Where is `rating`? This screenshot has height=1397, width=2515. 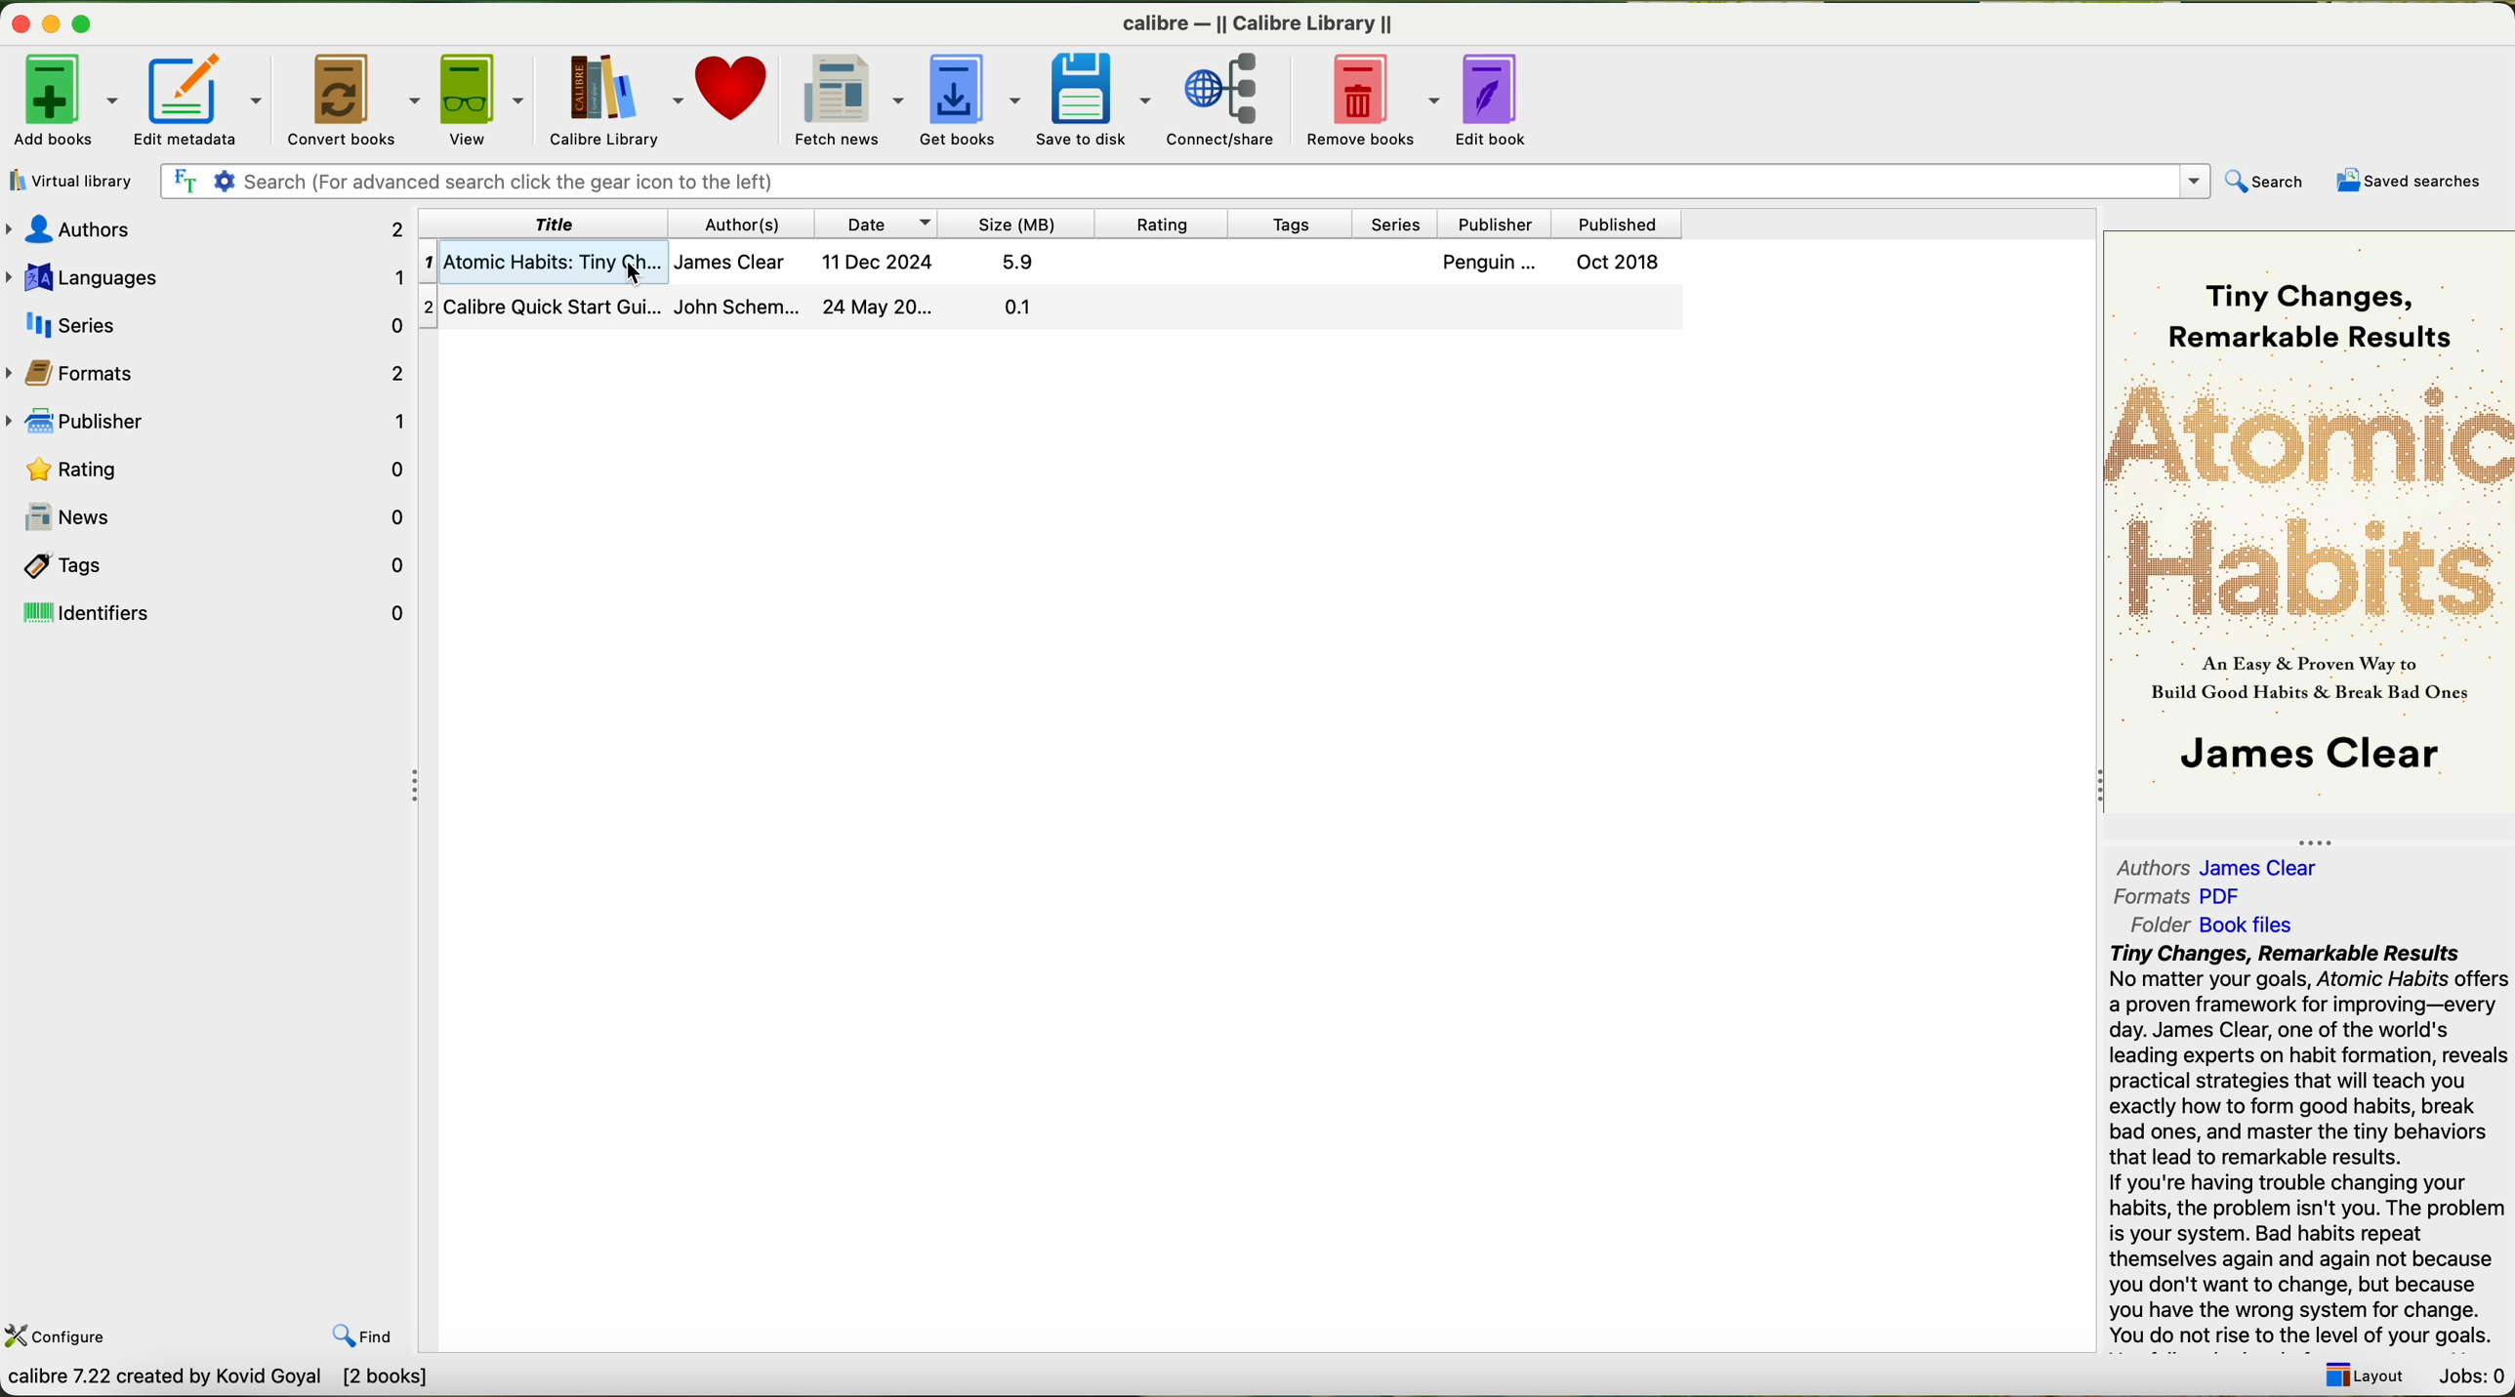 rating is located at coordinates (1163, 222).